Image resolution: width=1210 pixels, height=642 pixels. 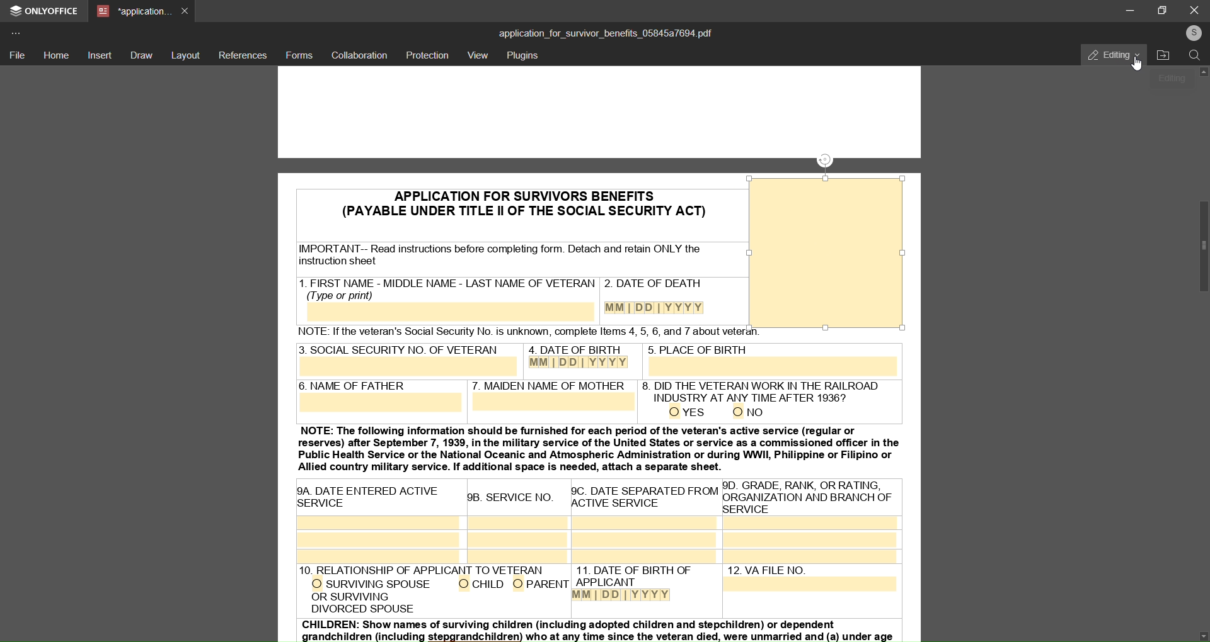 What do you see at coordinates (1139, 67) in the screenshot?
I see `cursor` at bounding box center [1139, 67].